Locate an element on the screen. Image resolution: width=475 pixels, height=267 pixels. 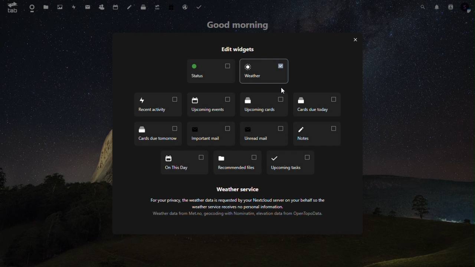
unread mail is located at coordinates (266, 134).